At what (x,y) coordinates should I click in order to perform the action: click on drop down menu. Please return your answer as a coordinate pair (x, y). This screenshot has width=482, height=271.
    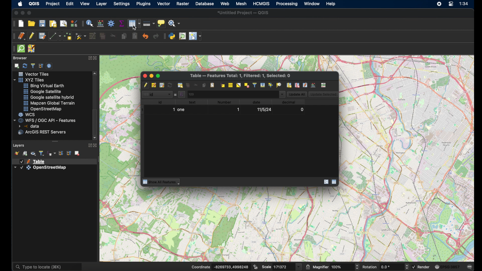
    Looking at the image, I should click on (282, 94).